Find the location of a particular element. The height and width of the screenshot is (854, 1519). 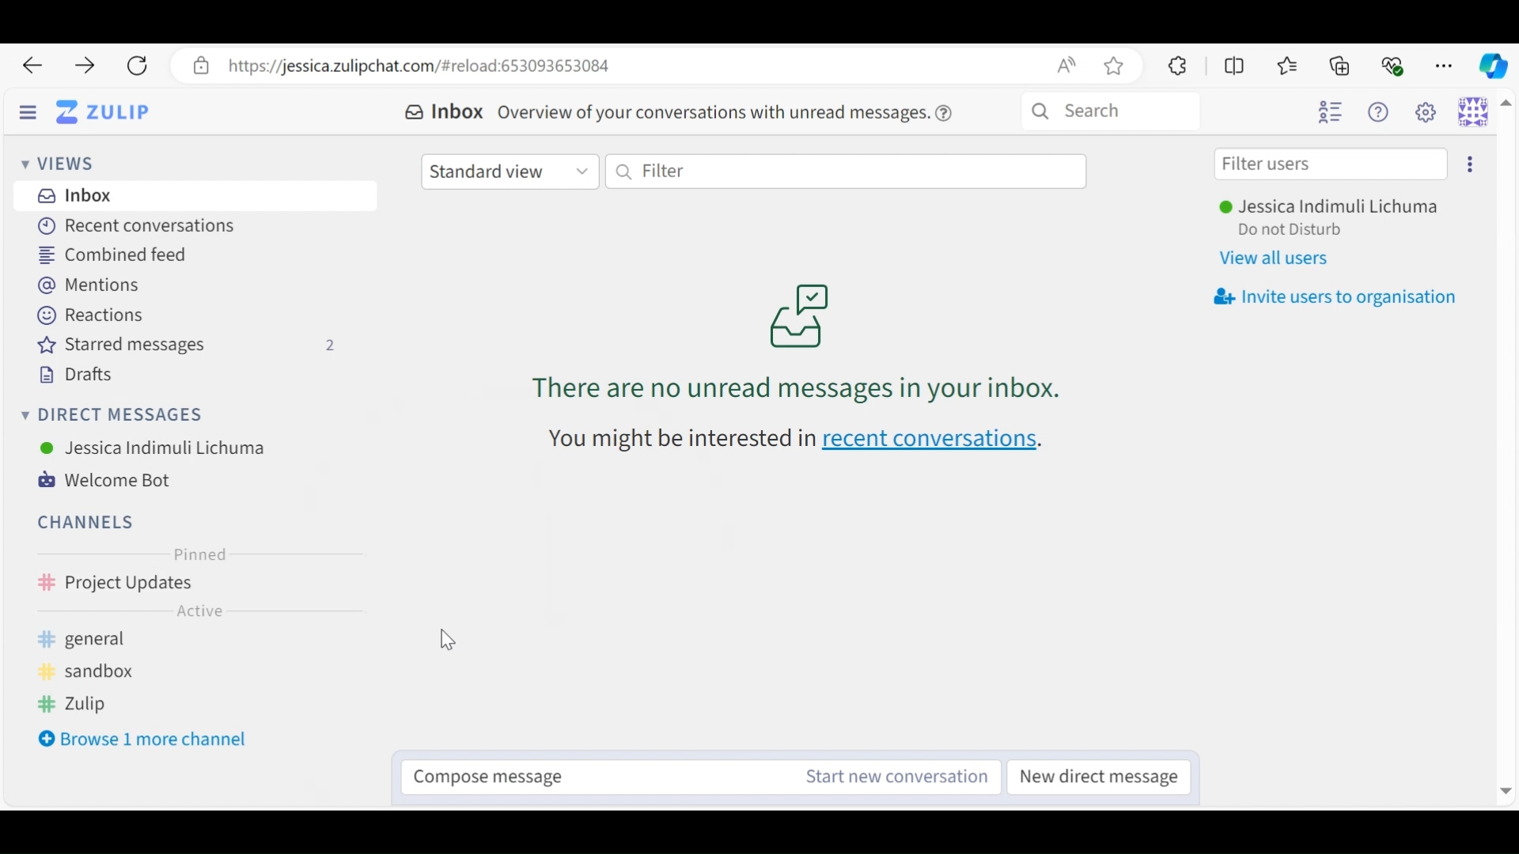

Browser essentials is located at coordinates (1394, 64).